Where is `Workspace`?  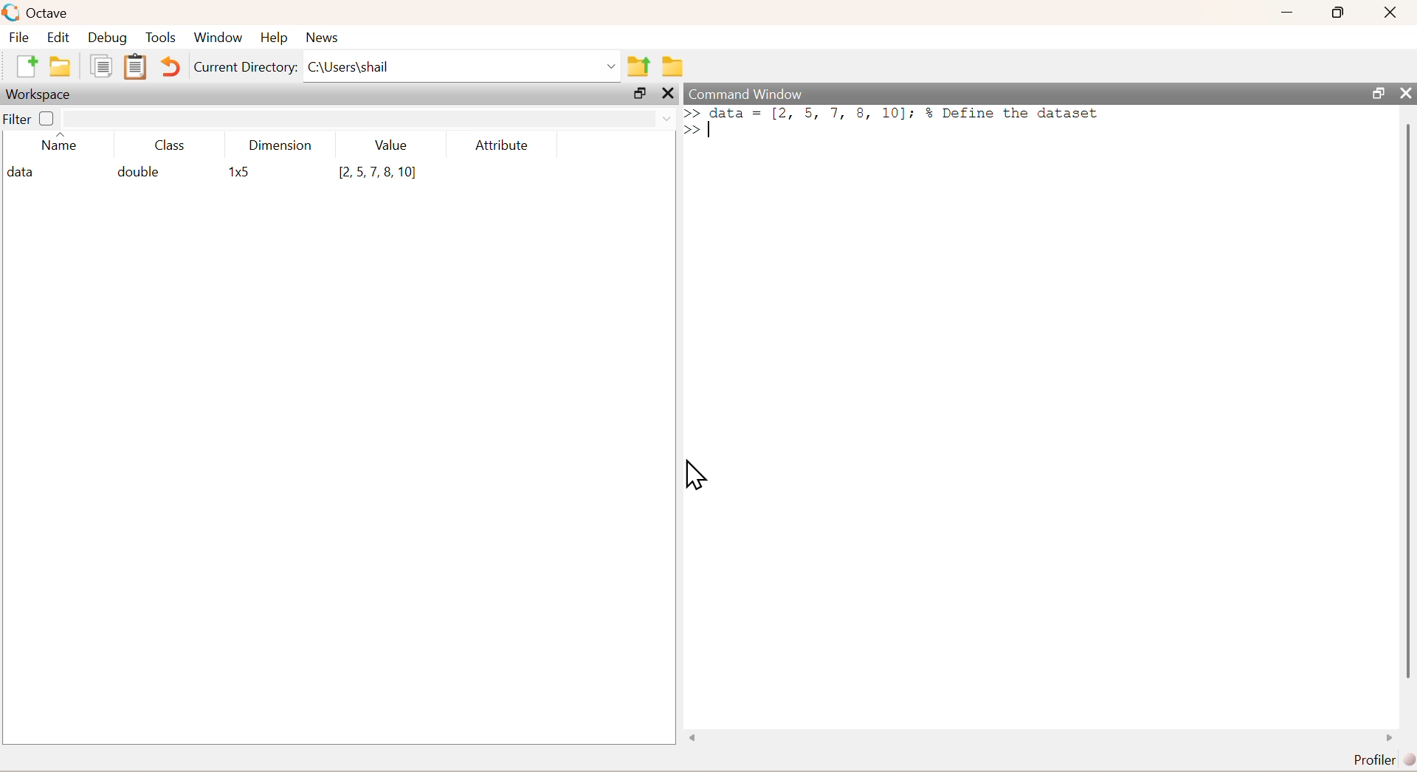
Workspace is located at coordinates (38, 95).